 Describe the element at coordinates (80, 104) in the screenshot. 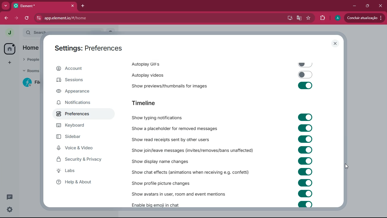

I see `notifications` at that location.